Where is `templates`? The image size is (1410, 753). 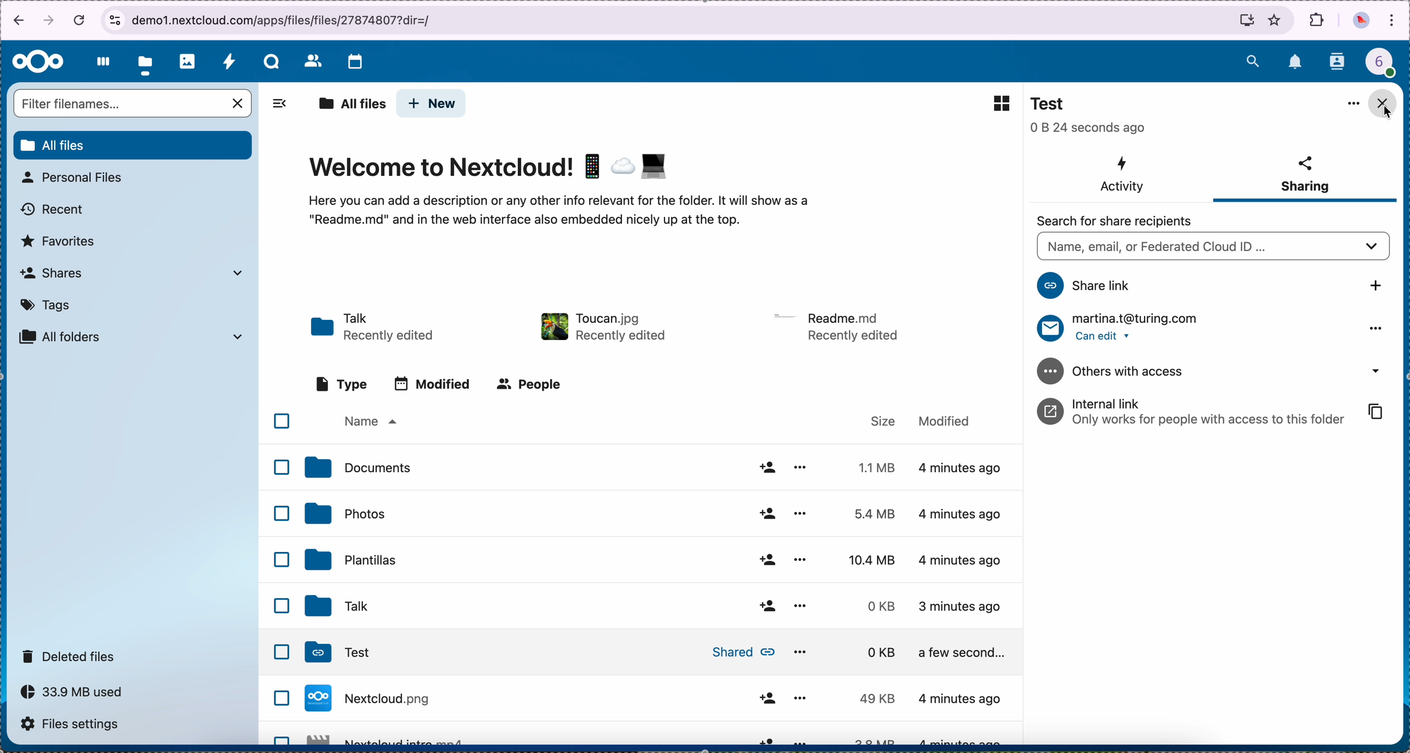 templates is located at coordinates (656, 557).